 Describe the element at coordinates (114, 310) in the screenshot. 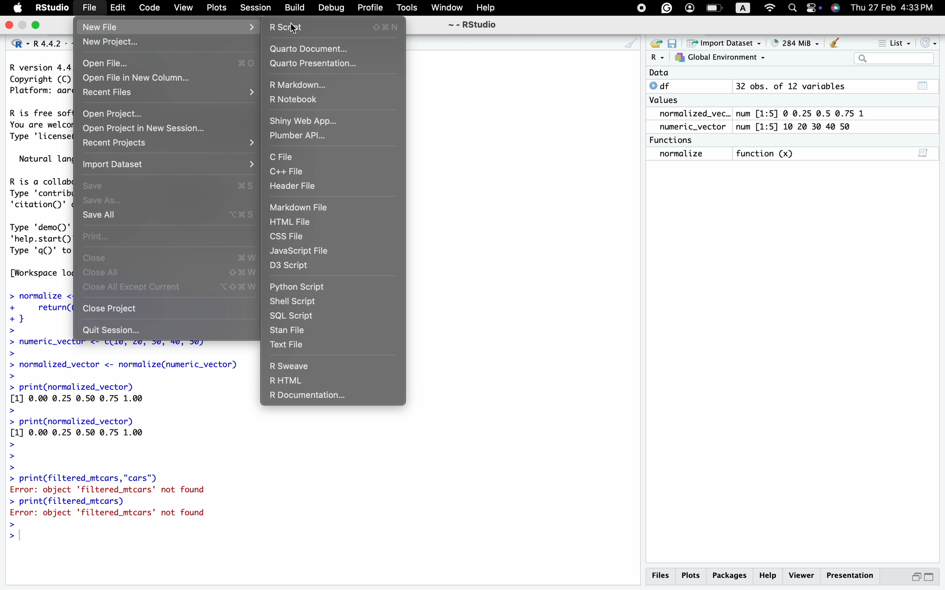

I see `Close Project` at that location.